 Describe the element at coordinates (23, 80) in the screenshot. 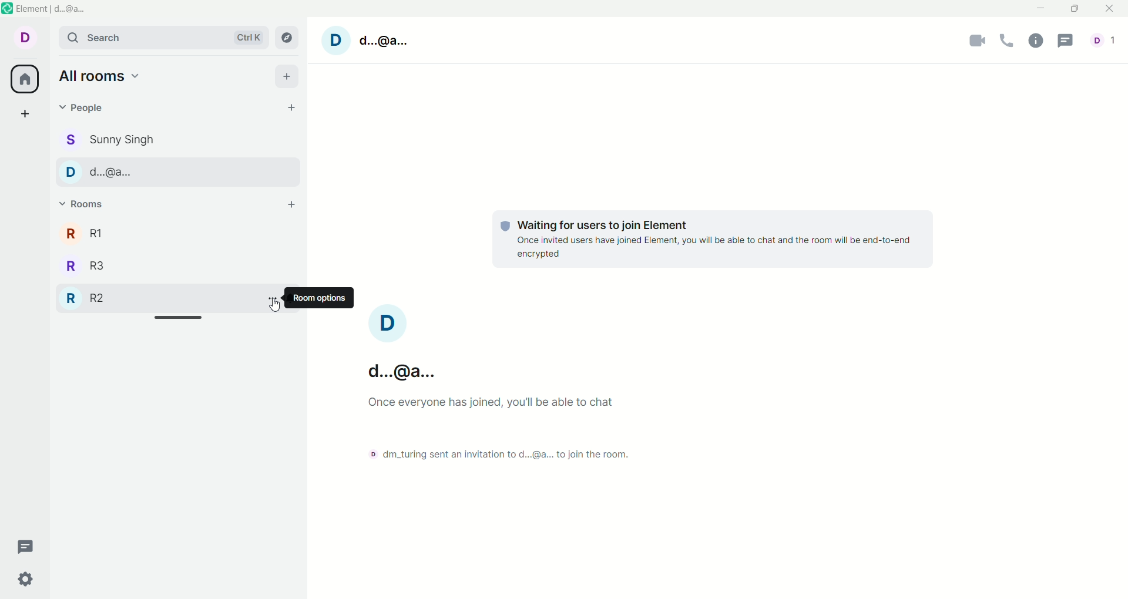

I see `all rooms` at that location.